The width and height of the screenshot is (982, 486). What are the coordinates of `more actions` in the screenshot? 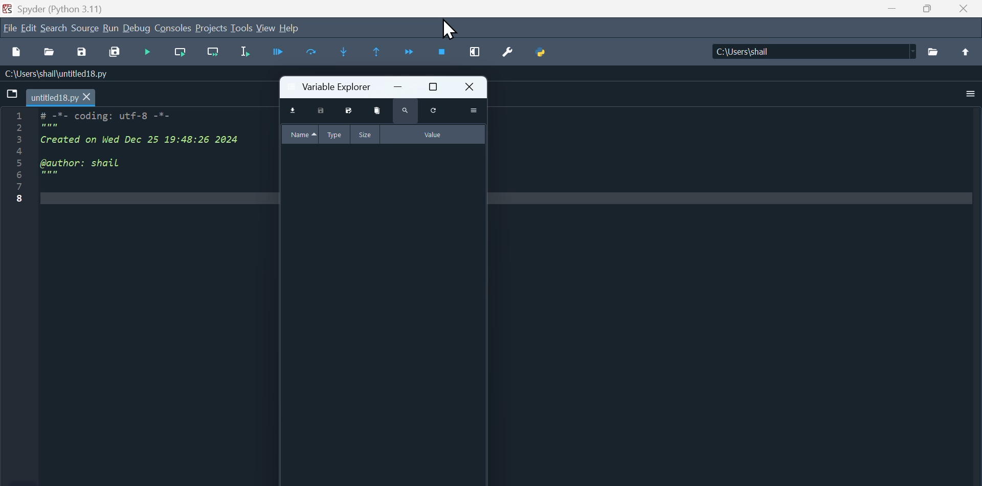 It's located at (970, 94).